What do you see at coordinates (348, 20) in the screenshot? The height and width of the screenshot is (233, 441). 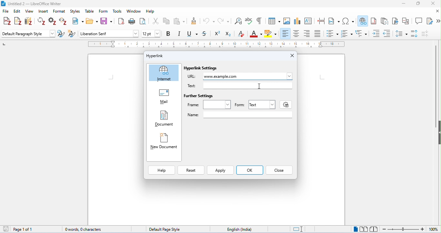 I see `insert special characters` at bounding box center [348, 20].